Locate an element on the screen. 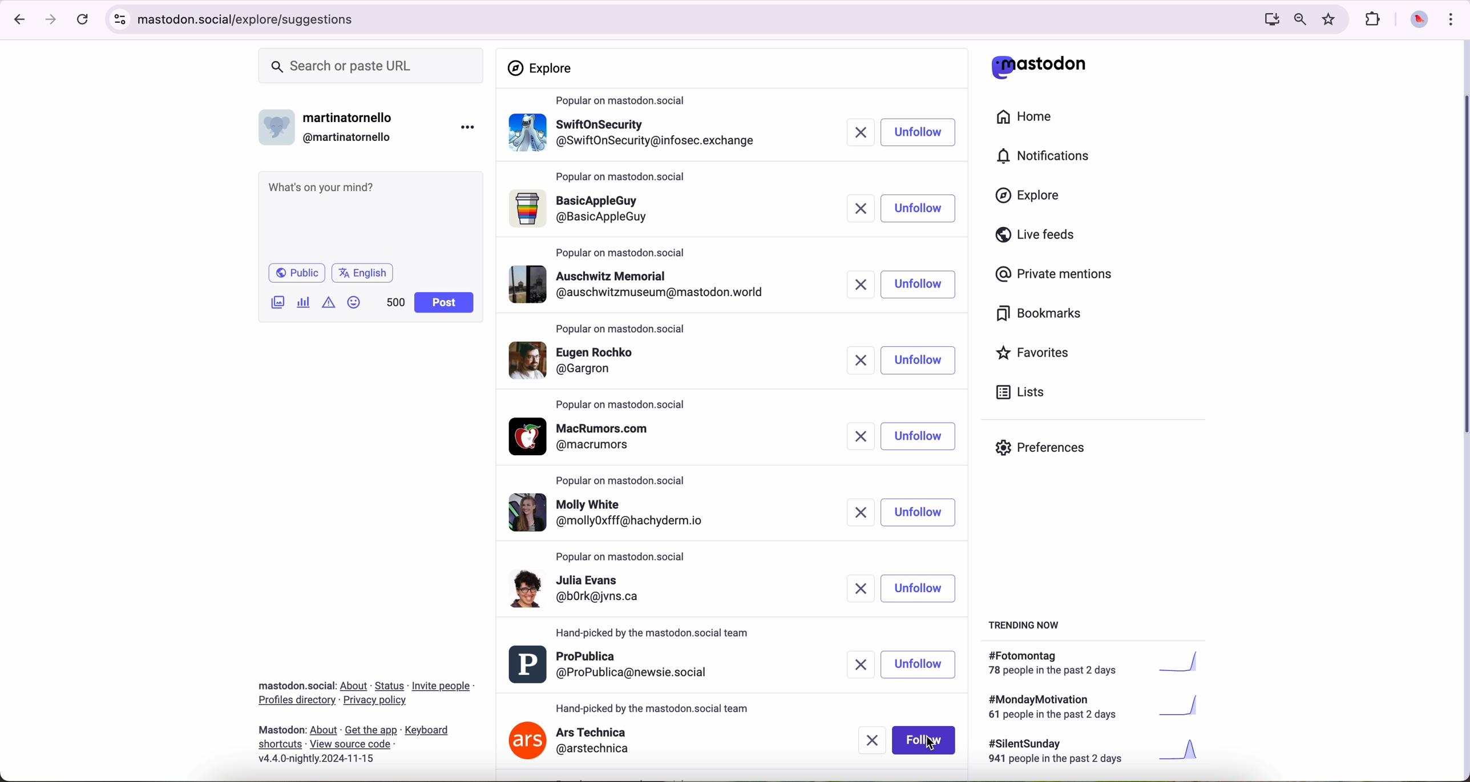  follow is located at coordinates (917, 209).